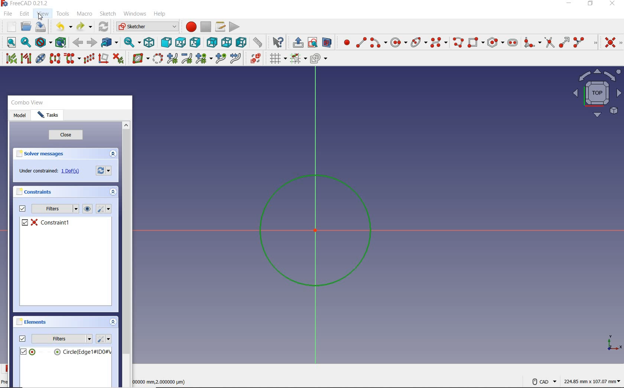 The image size is (624, 388). I want to click on , so click(138, 59).